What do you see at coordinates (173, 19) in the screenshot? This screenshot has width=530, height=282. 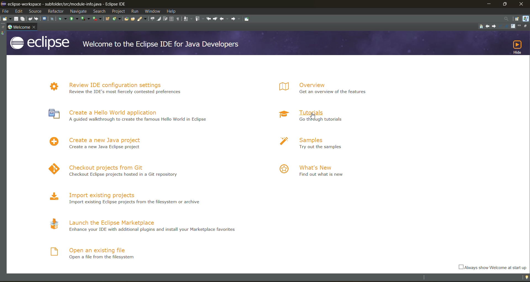 I see `toggle block selection` at bounding box center [173, 19].